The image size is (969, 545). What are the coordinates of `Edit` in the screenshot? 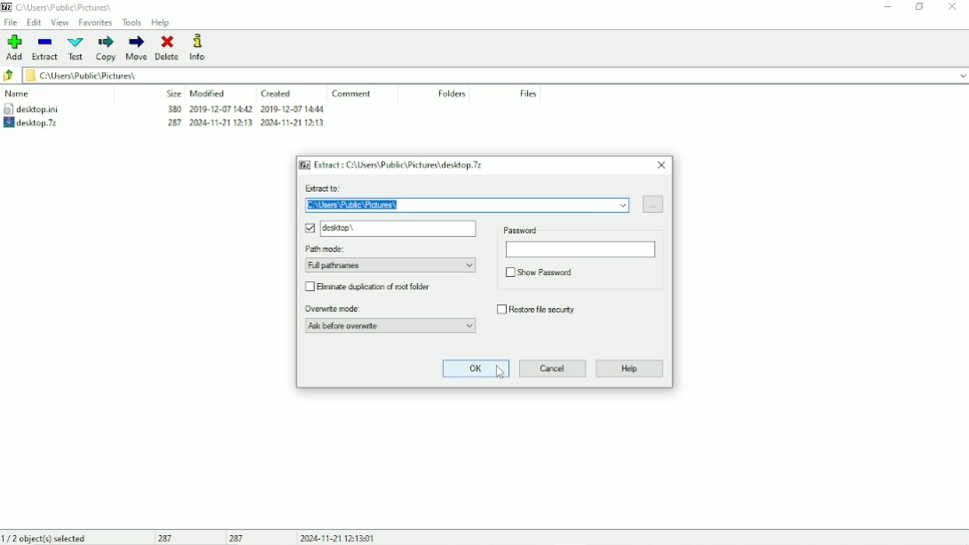 It's located at (35, 22).